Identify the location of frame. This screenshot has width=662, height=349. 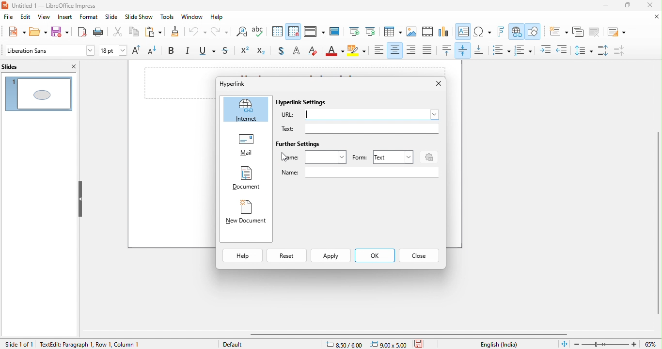
(314, 157).